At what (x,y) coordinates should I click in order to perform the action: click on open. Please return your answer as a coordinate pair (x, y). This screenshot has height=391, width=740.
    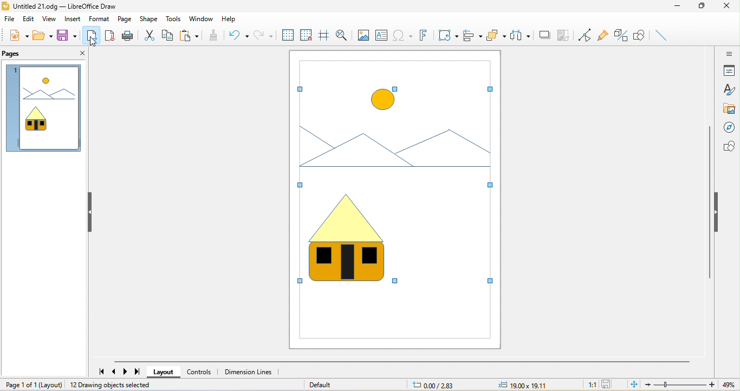
    Looking at the image, I should click on (43, 36).